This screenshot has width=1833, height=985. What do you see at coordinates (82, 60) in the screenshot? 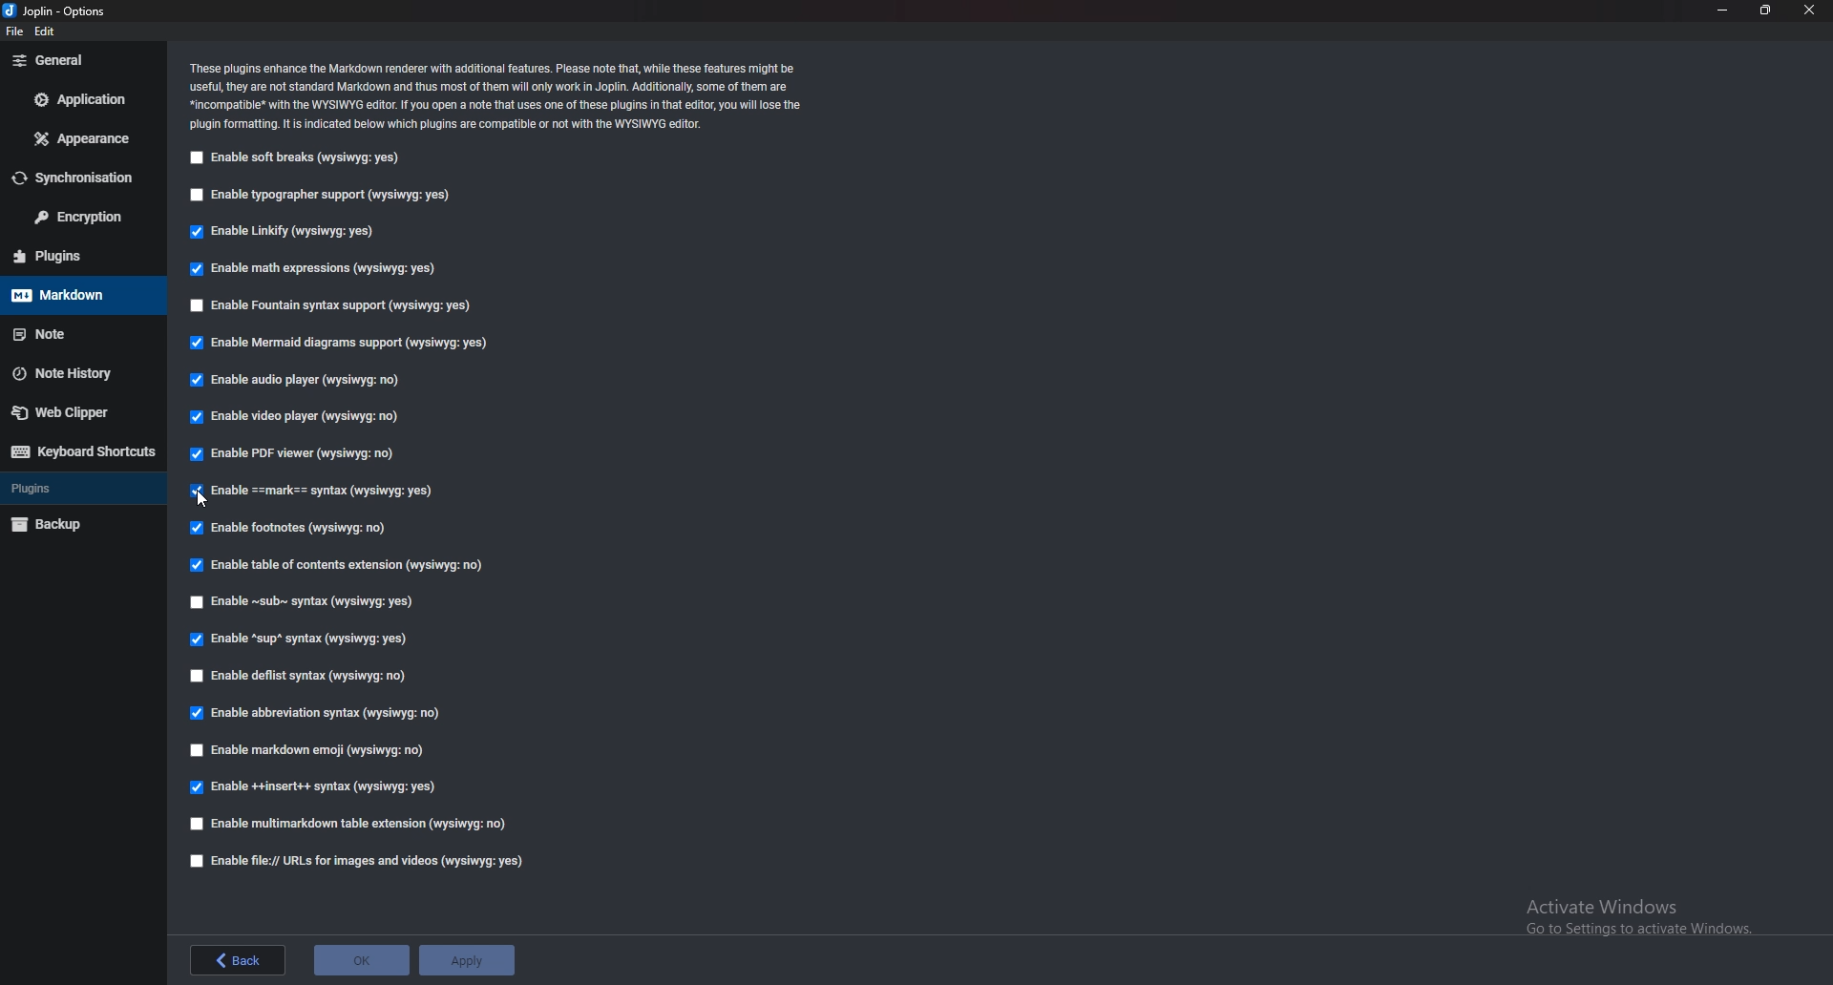
I see `General` at bounding box center [82, 60].